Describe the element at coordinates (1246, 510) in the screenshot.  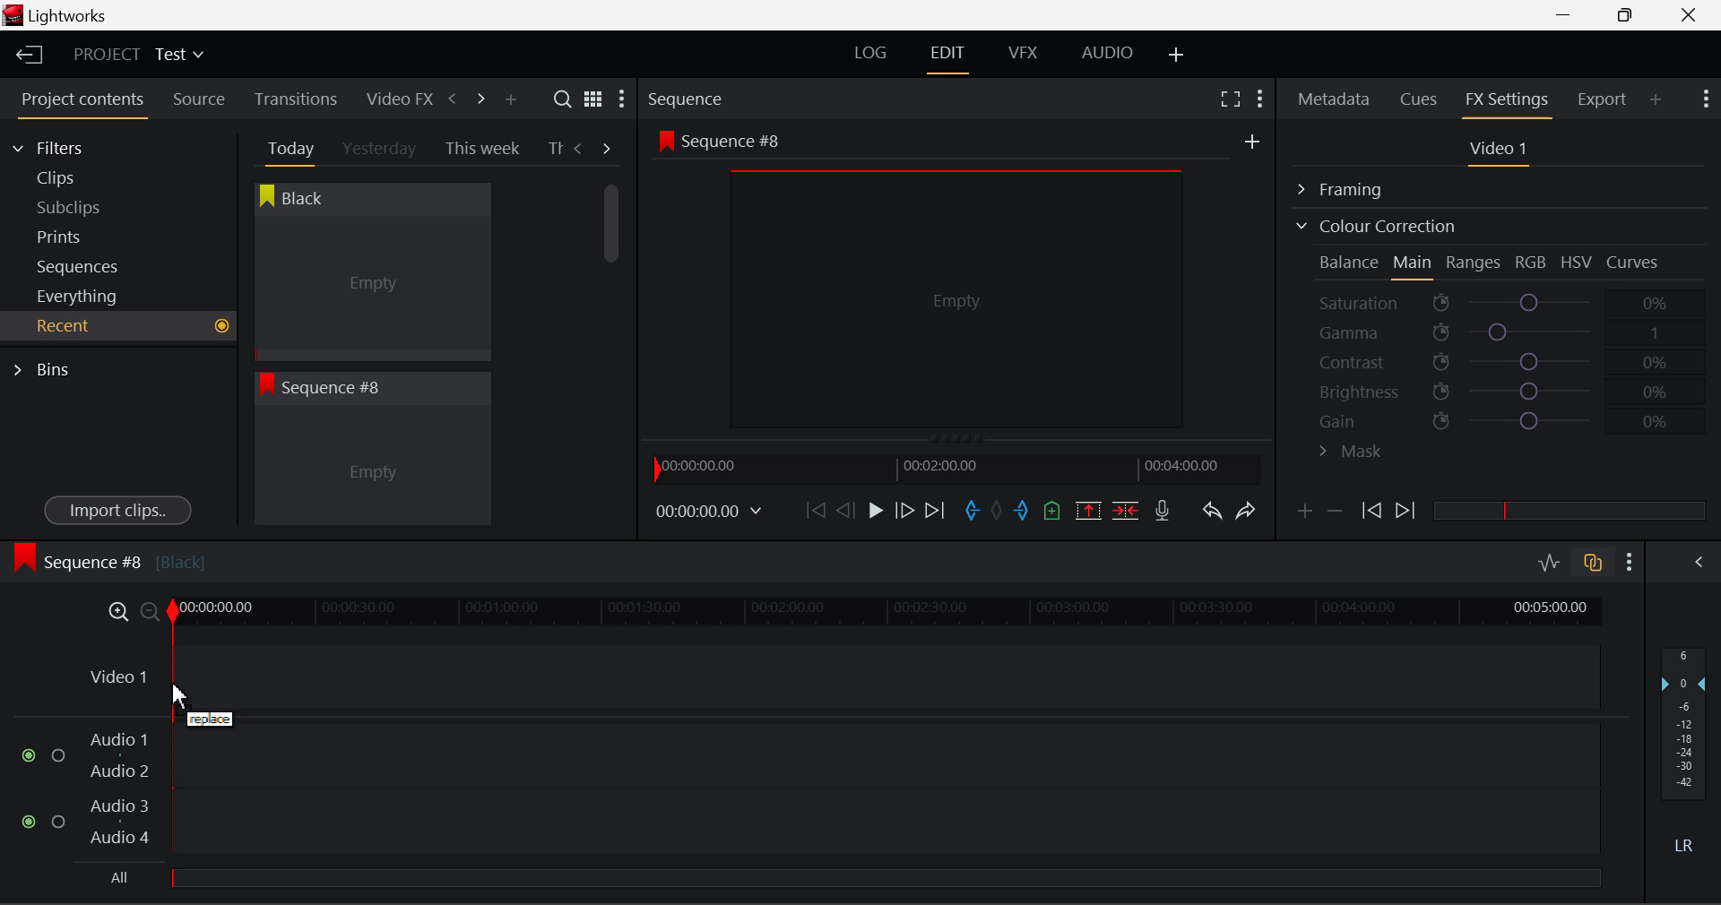
I see `Redo` at that location.